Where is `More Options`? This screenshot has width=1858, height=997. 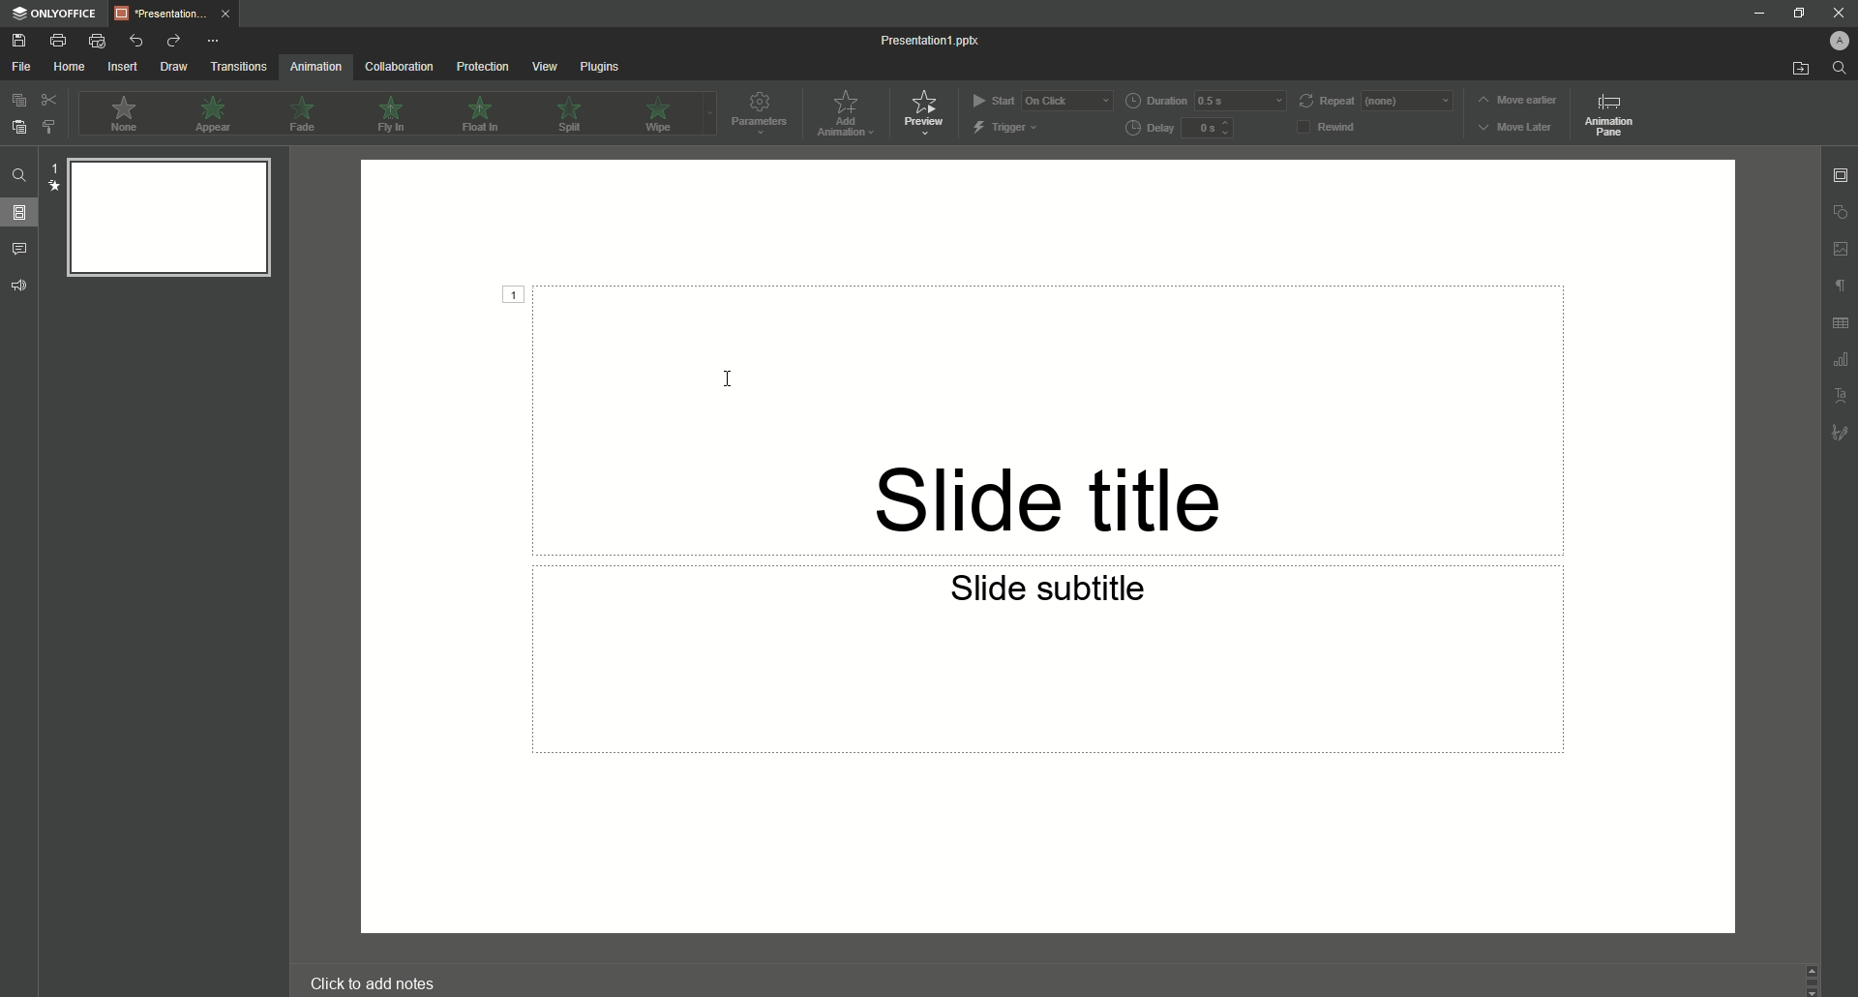
More Options is located at coordinates (214, 42).